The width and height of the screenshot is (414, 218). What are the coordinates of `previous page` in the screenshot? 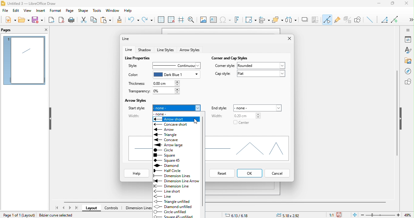 It's located at (64, 207).